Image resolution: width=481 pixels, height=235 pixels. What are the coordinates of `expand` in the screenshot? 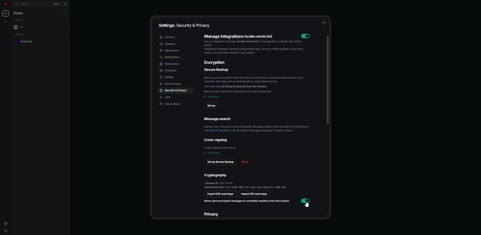 It's located at (11, 4).